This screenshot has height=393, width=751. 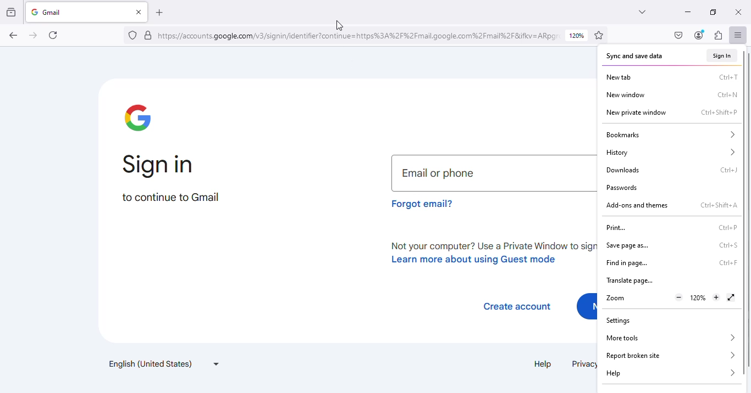 What do you see at coordinates (698, 297) in the screenshot?
I see `zoomed out to 120%` at bounding box center [698, 297].